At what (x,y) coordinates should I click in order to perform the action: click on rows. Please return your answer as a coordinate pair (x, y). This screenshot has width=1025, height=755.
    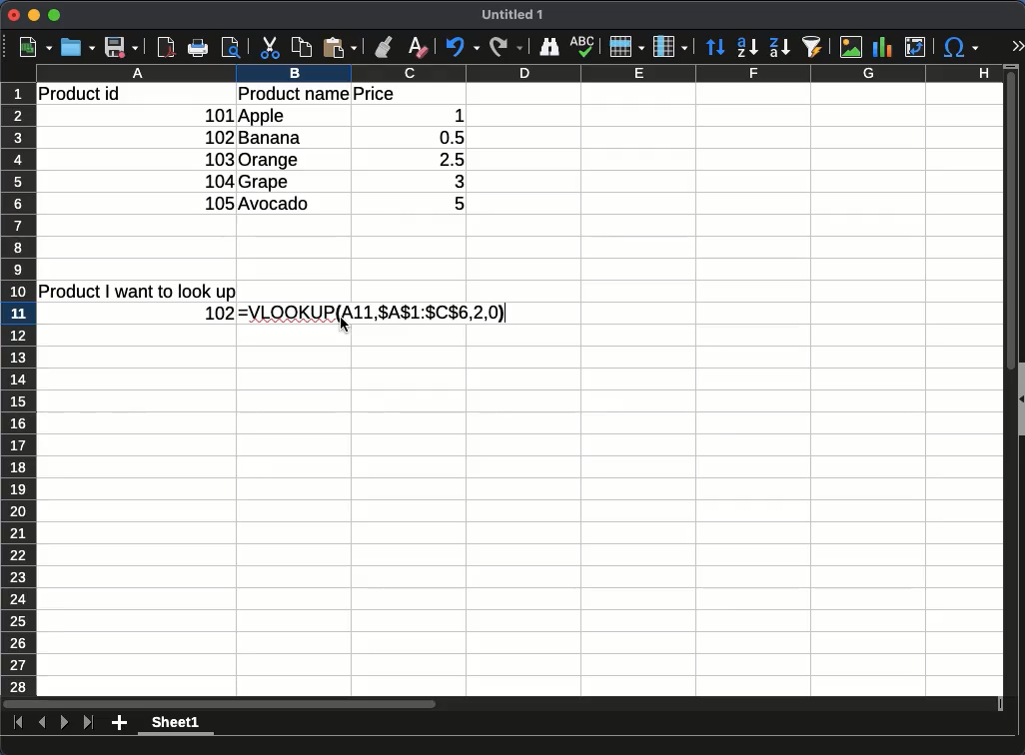
    Looking at the image, I should click on (627, 46).